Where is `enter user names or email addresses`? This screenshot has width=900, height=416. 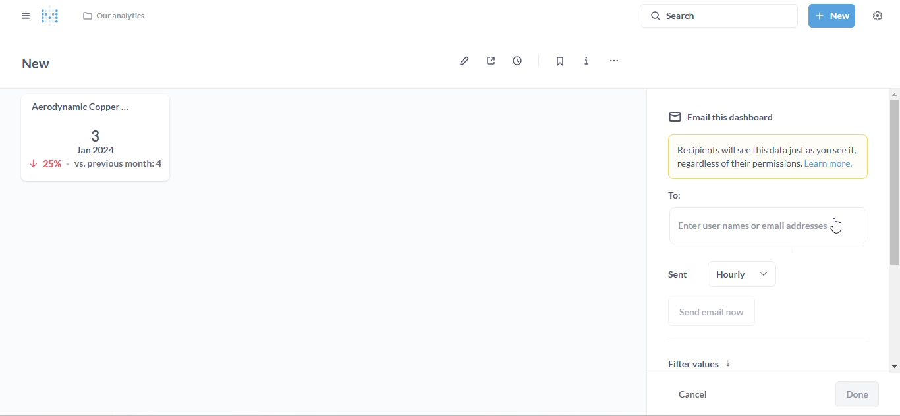 enter user names or email addresses is located at coordinates (770, 226).